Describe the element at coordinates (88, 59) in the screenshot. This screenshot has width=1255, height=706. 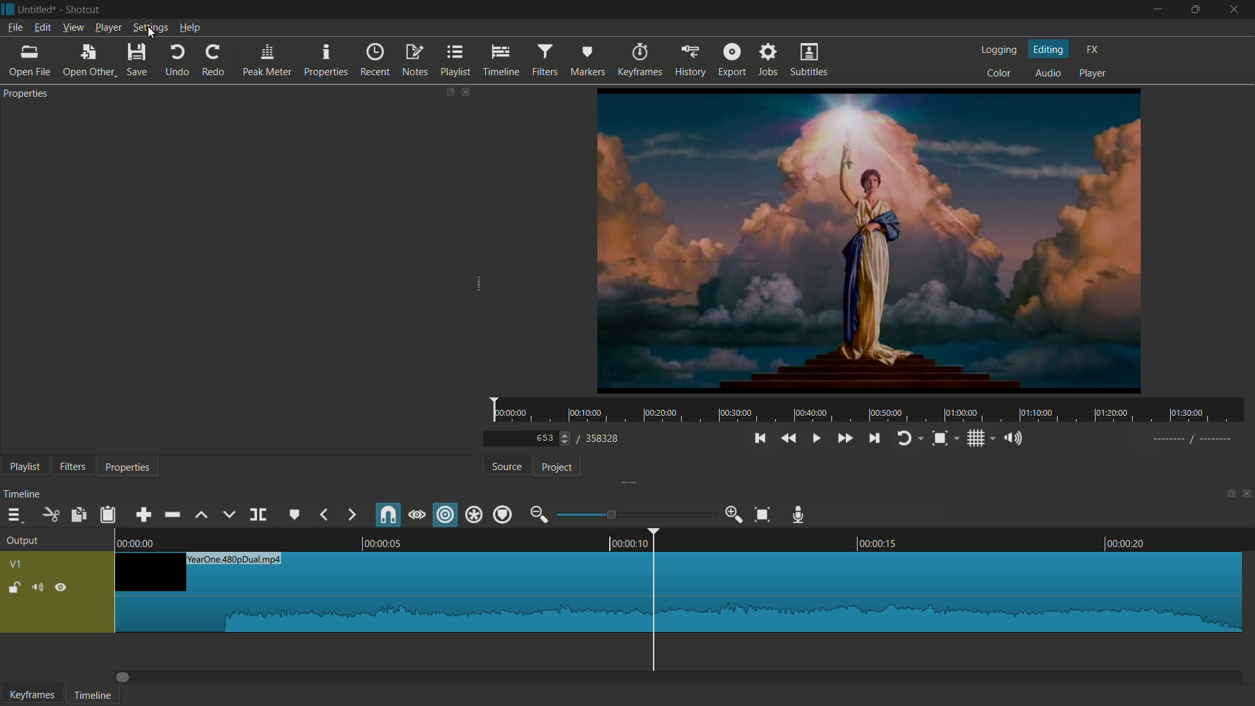
I see `open other` at that location.